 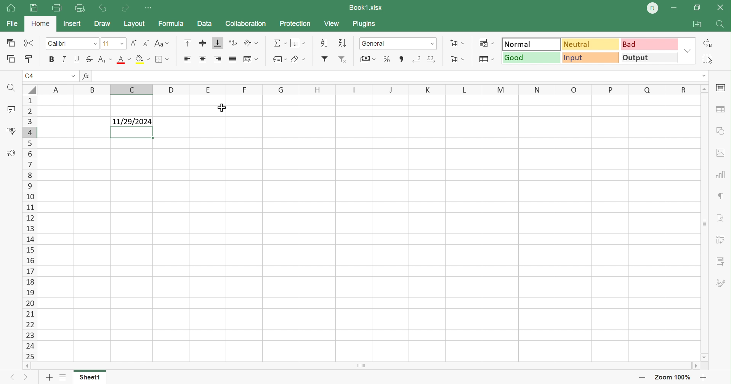 What do you see at coordinates (81, 10) in the screenshot?
I see `Quick Print` at bounding box center [81, 10].